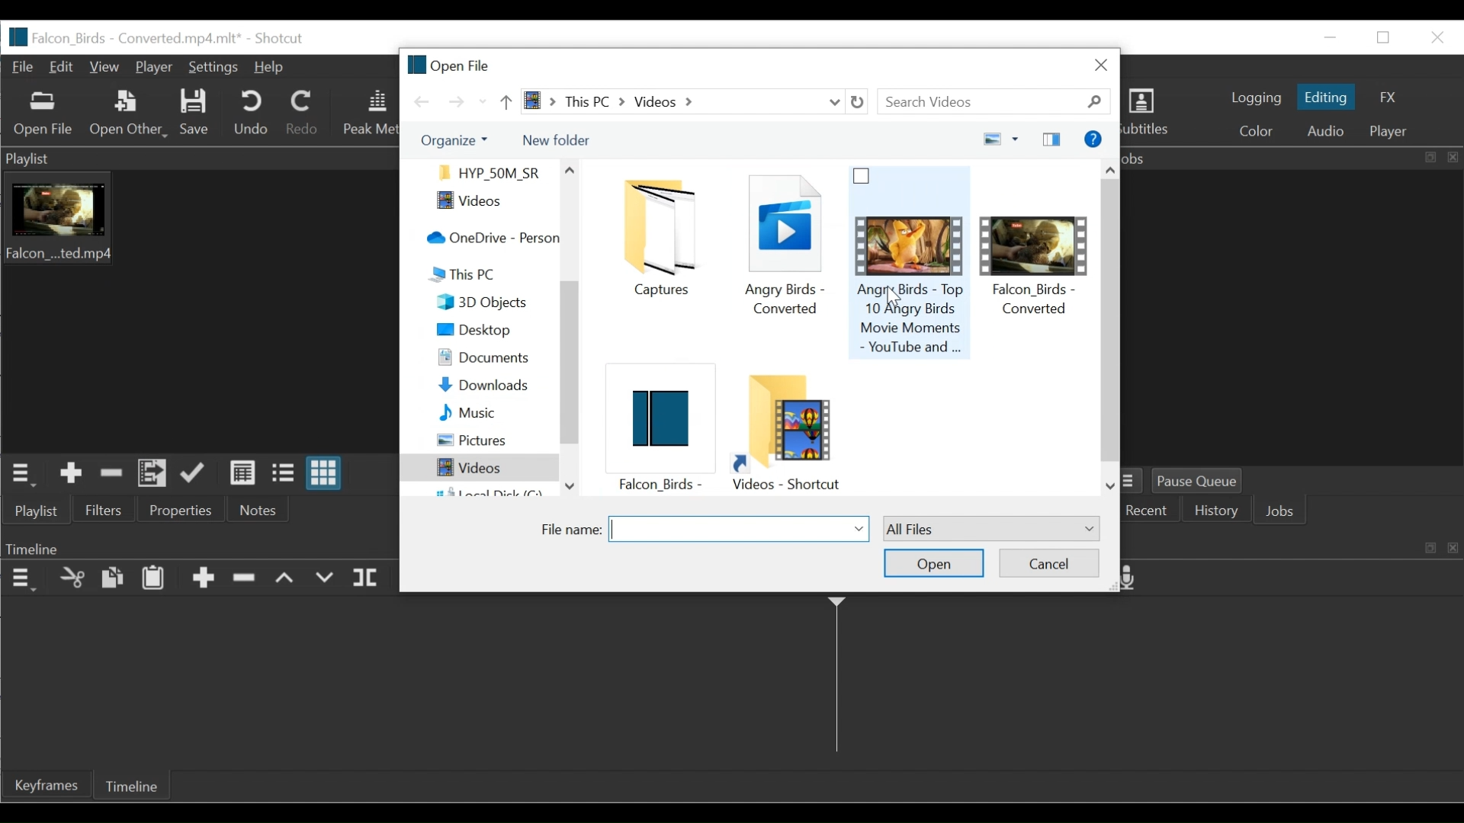  What do you see at coordinates (933, 564) in the screenshot?
I see `Open` at bounding box center [933, 564].